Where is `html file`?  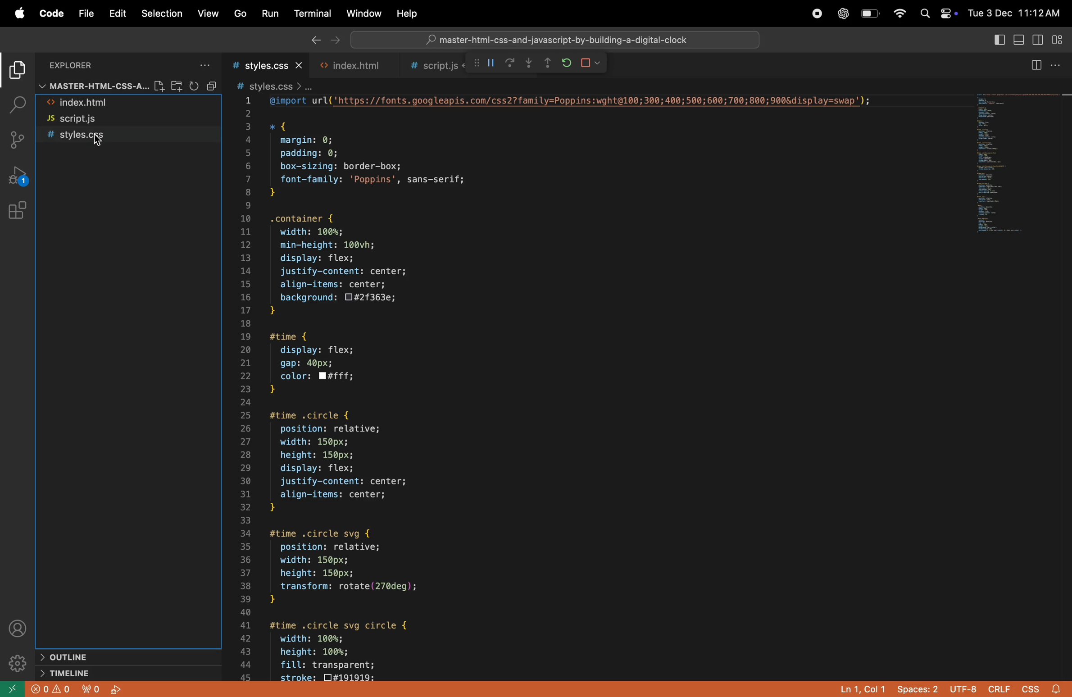
html file is located at coordinates (351, 66).